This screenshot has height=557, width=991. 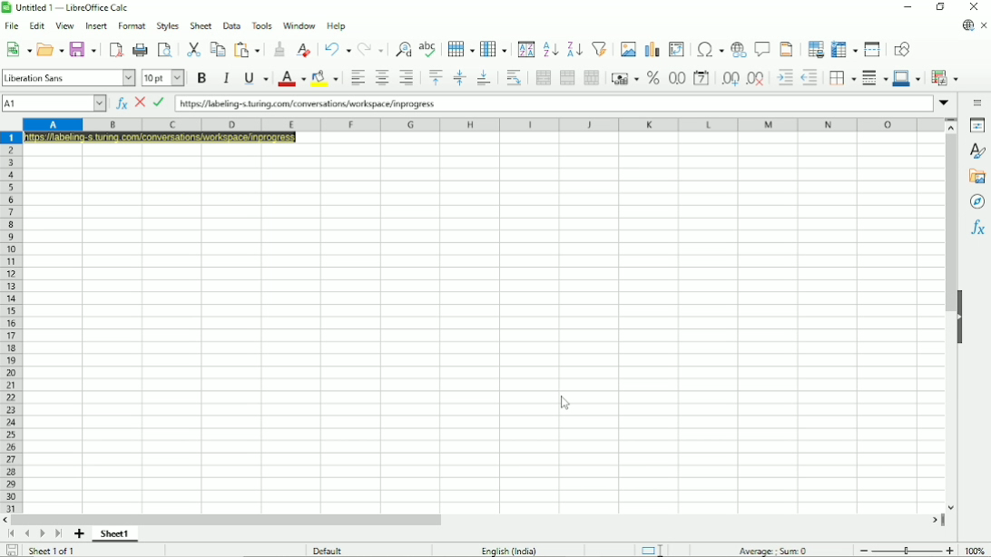 What do you see at coordinates (968, 25) in the screenshot?
I see `Update available` at bounding box center [968, 25].